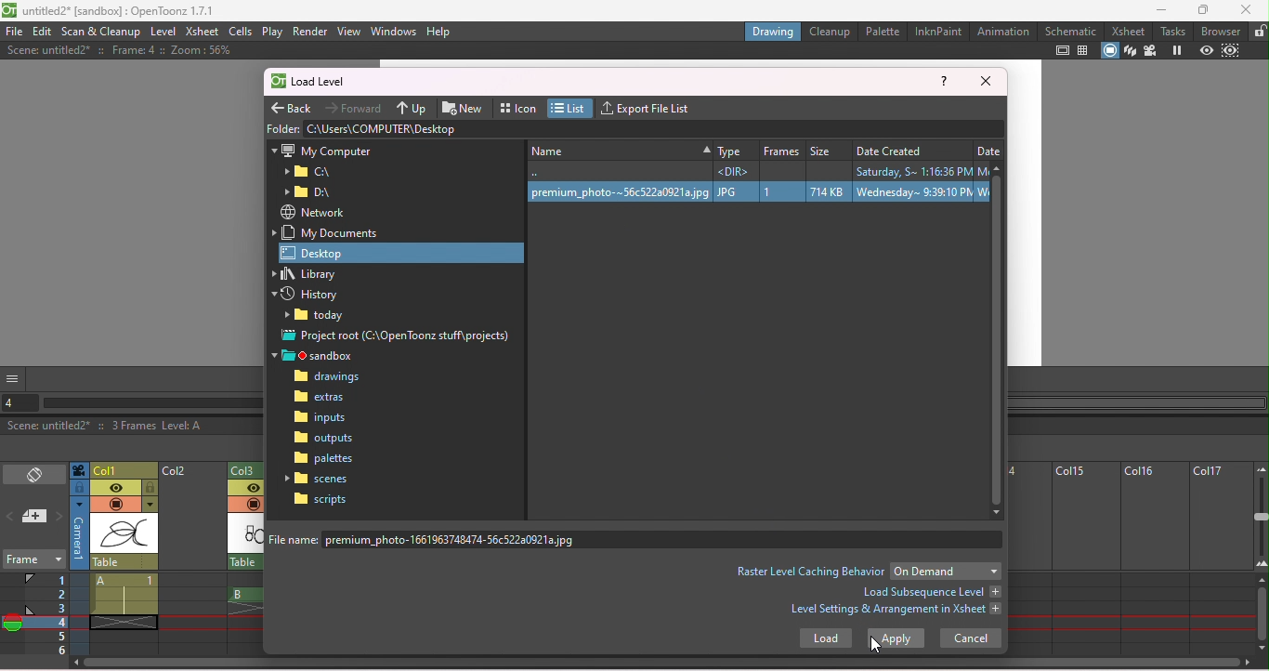 The width and height of the screenshot is (1269, 671). Describe the element at coordinates (666, 664) in the screenshot. I see `Horizontal scroll bar` at that location.